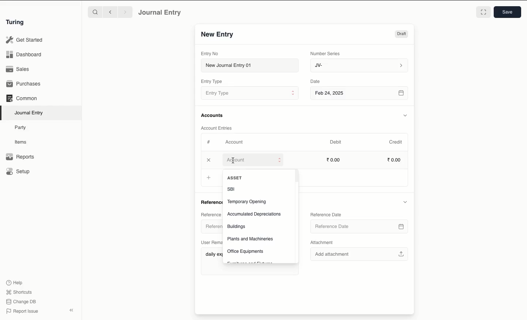 The height and width of the screenshot is (320, 527). I want to click on Entry Type, so click(250, 93).